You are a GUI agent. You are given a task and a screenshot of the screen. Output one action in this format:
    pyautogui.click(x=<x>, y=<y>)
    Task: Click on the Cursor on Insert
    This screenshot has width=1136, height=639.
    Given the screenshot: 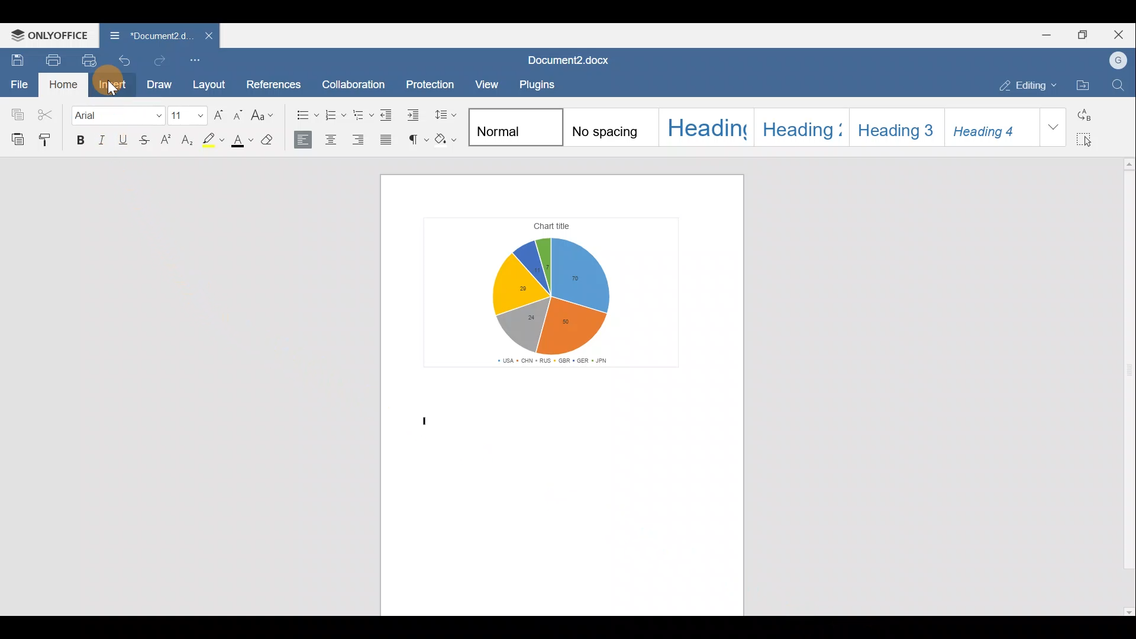 What is the action you would take?
    pyautogui.click(x=113, y=85)
    